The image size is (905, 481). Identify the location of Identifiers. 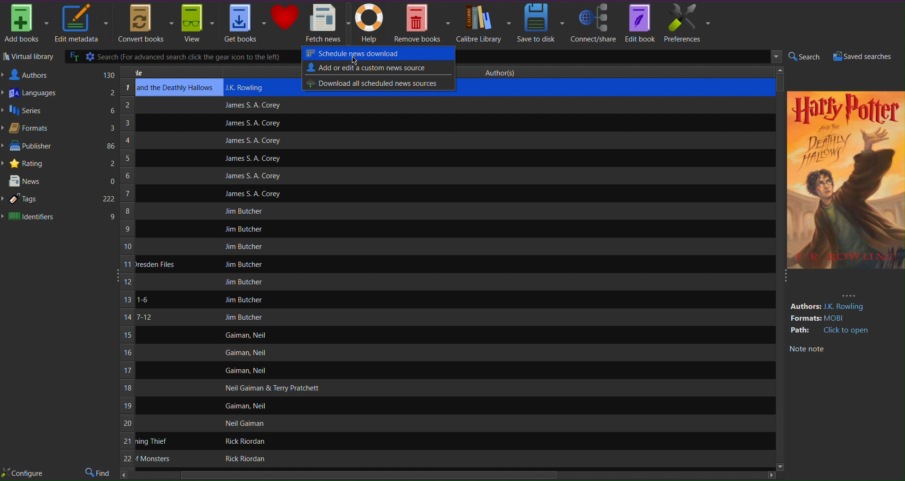
(59, 216).